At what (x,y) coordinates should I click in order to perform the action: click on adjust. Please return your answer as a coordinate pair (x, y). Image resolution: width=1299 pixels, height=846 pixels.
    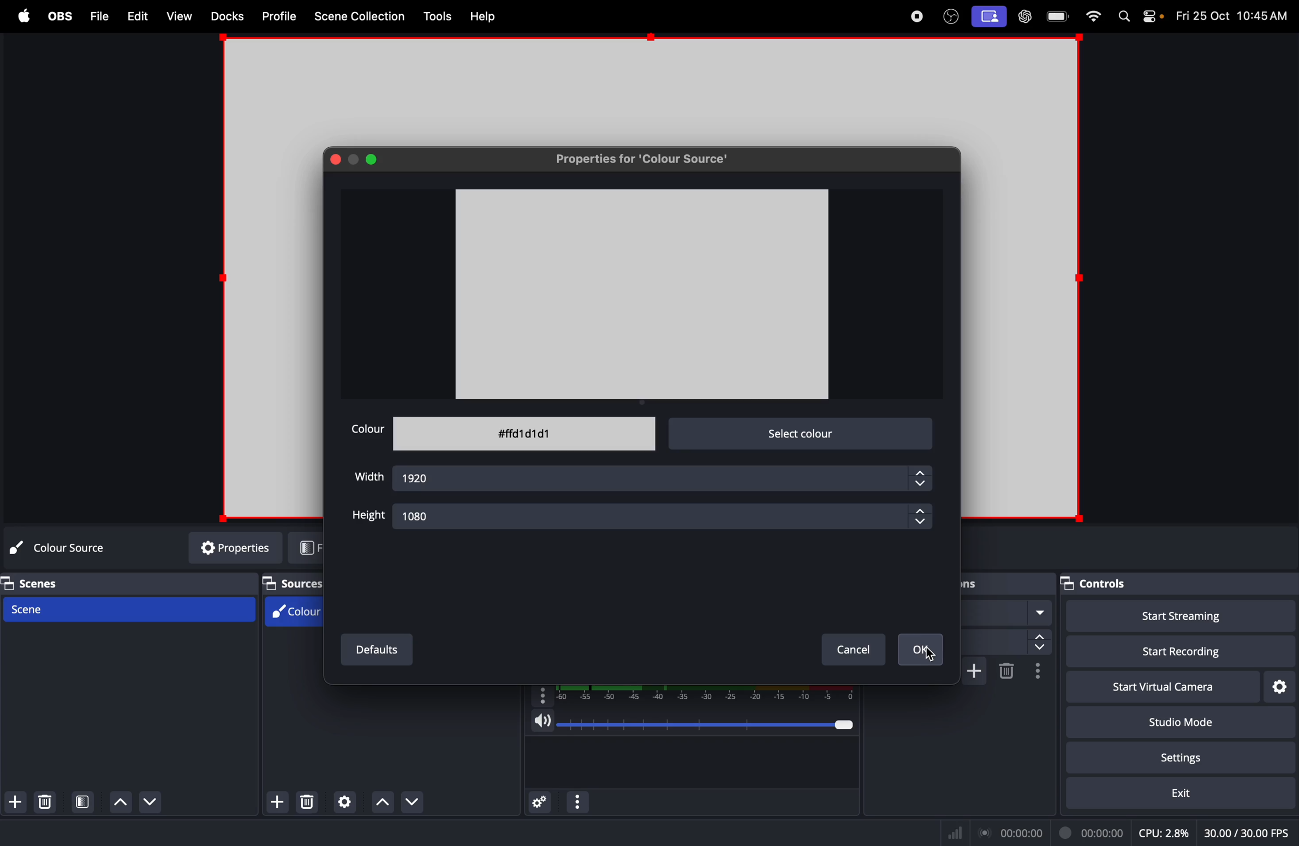
    Looking at the image, I should click on (922, 519).